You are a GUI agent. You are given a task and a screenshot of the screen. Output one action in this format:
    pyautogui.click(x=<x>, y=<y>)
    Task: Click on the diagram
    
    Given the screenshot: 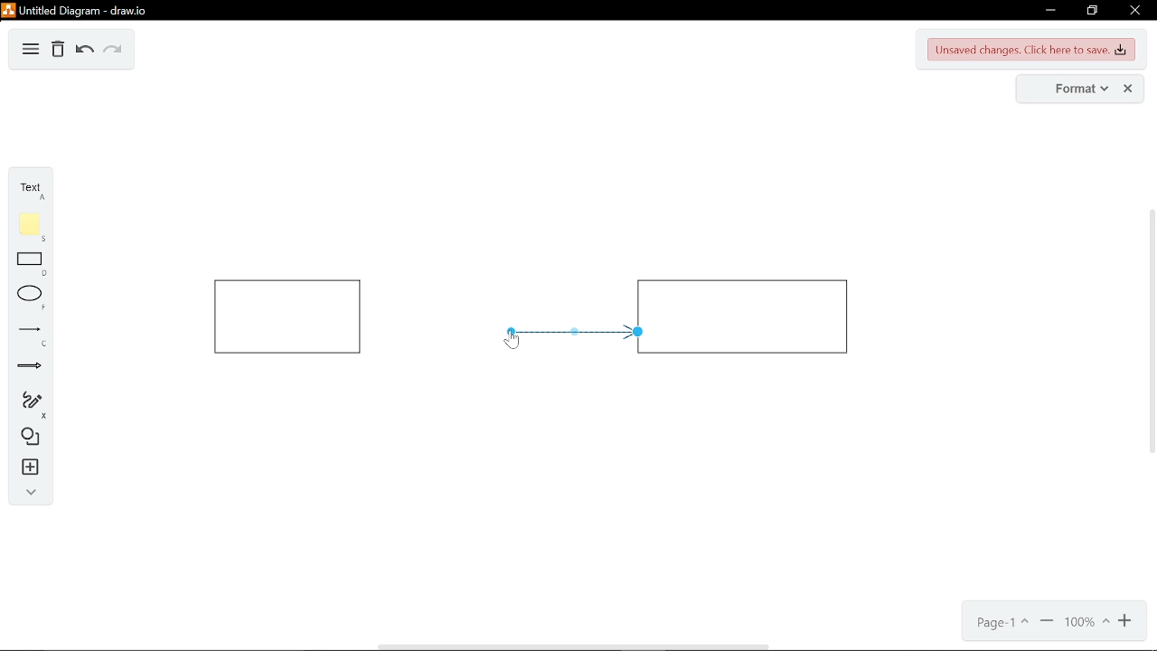 What is the action you would take?
    pyautogui.click(x=31, y=50)
    